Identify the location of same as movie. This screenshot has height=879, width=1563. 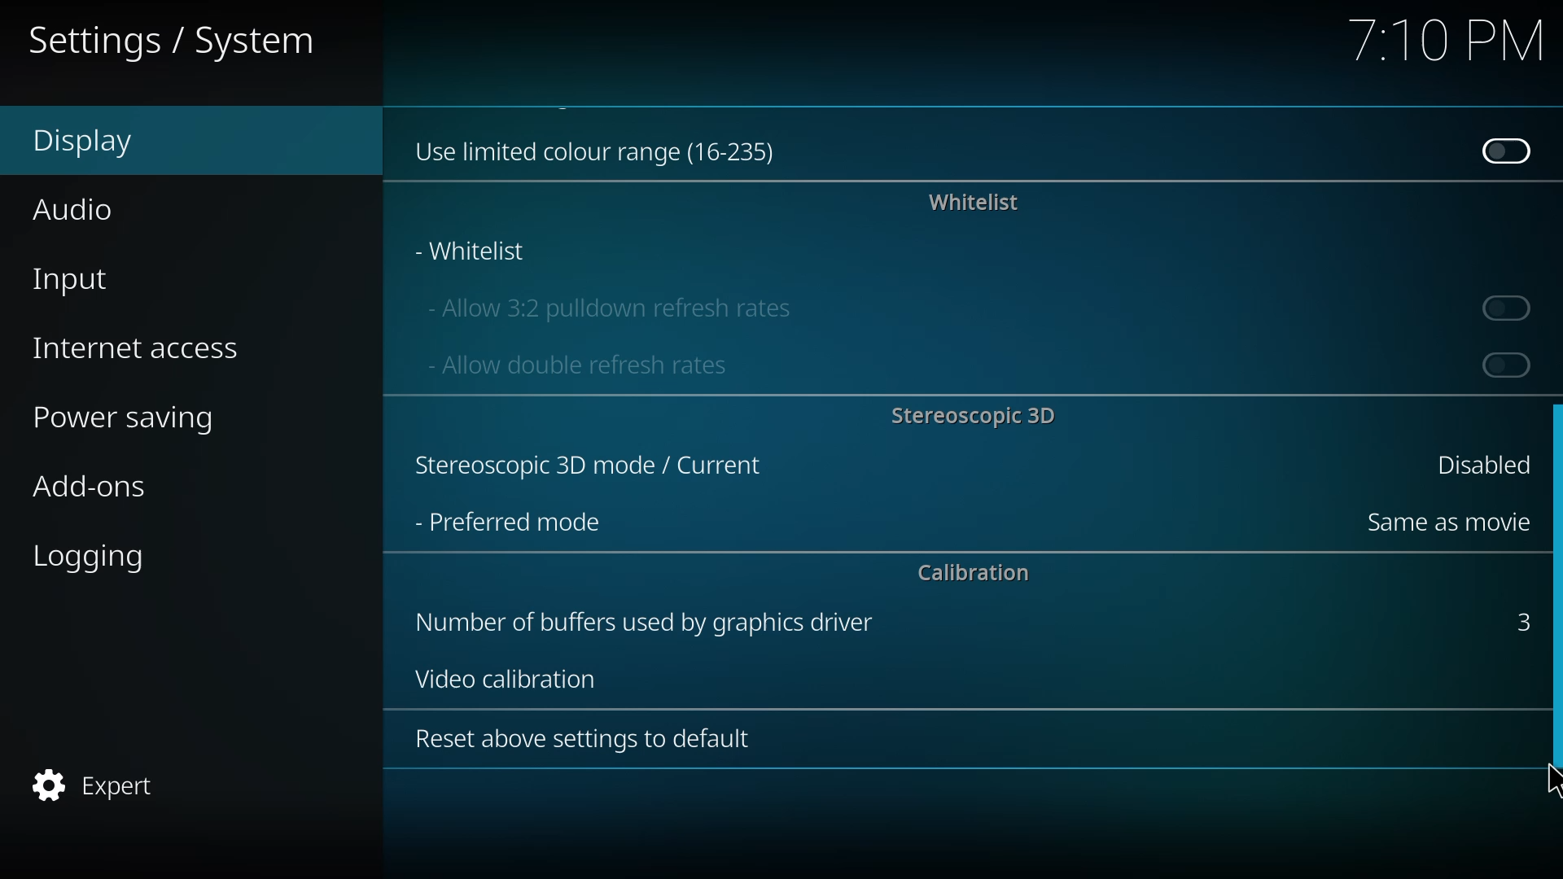
(1443, 522).